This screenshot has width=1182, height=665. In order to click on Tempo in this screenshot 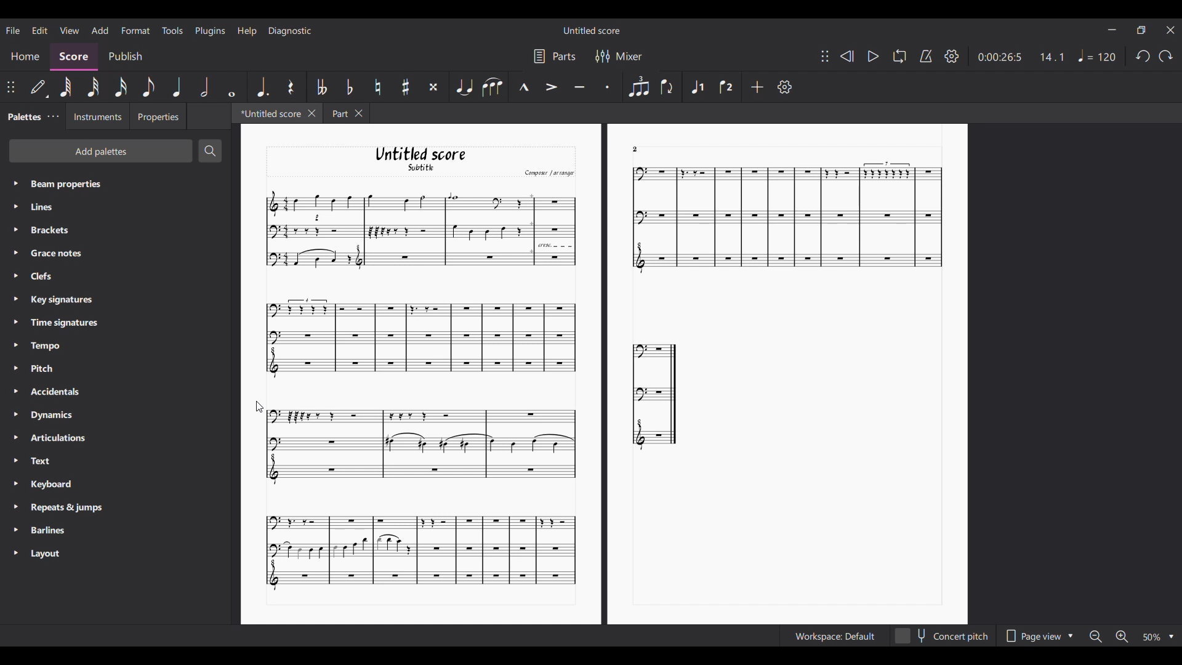, I will do `click(1098, 55)`.